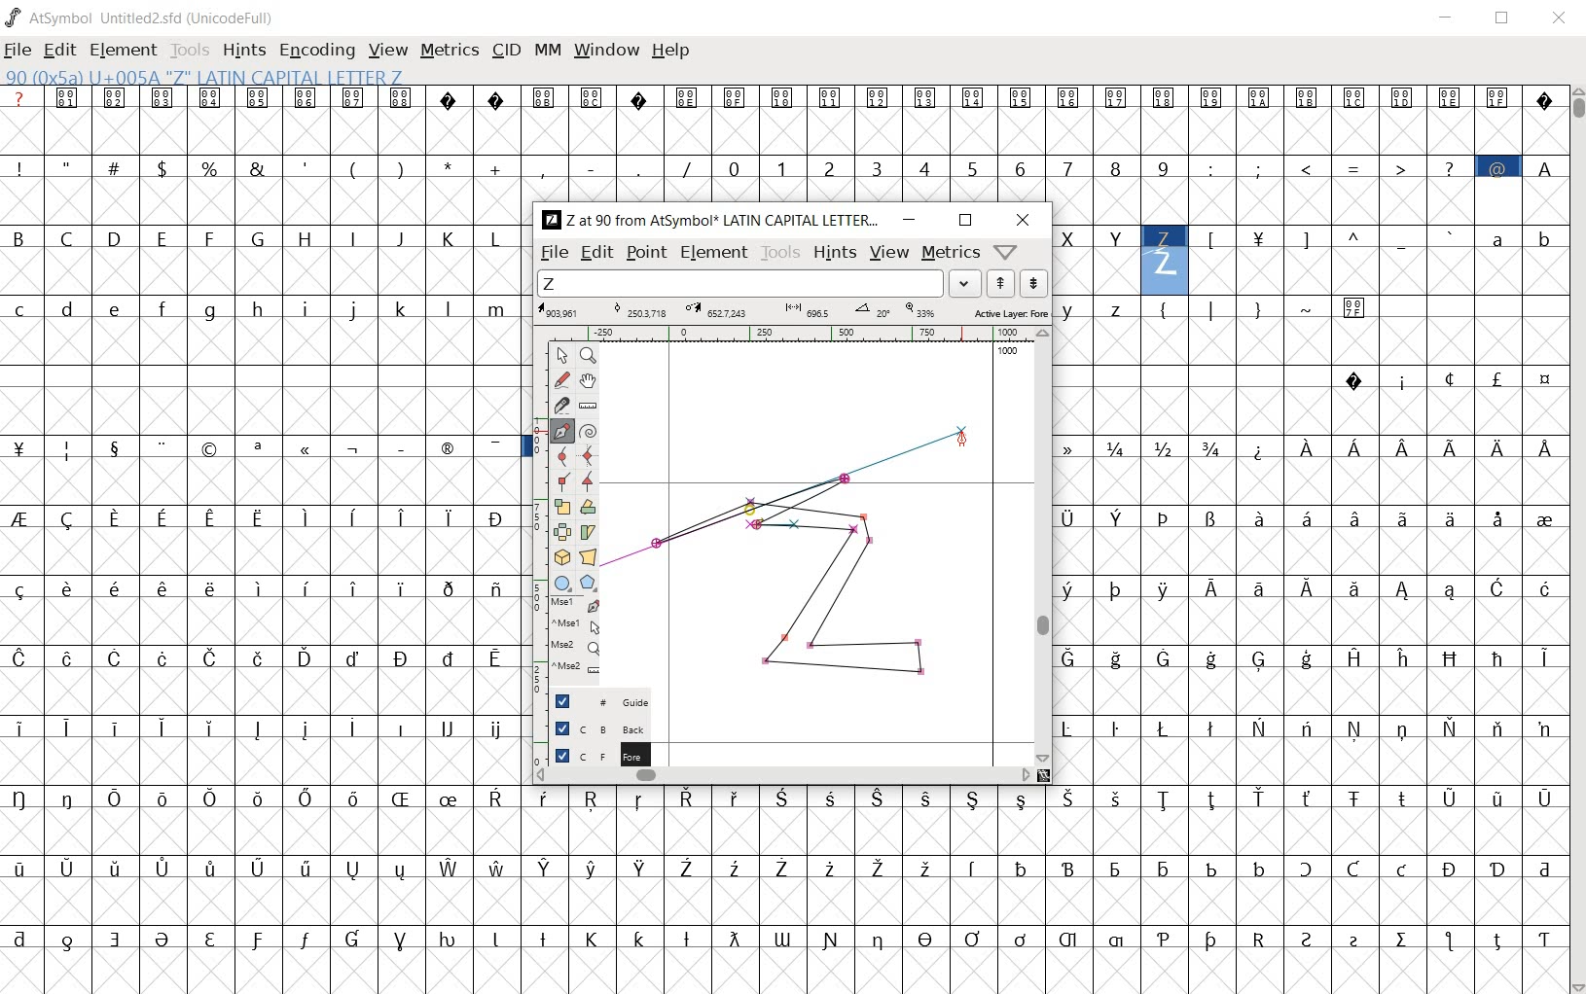  What do you see at coordinates (506, 50) in the screenshot?
I see `cid` at bounding box center [506, 50].